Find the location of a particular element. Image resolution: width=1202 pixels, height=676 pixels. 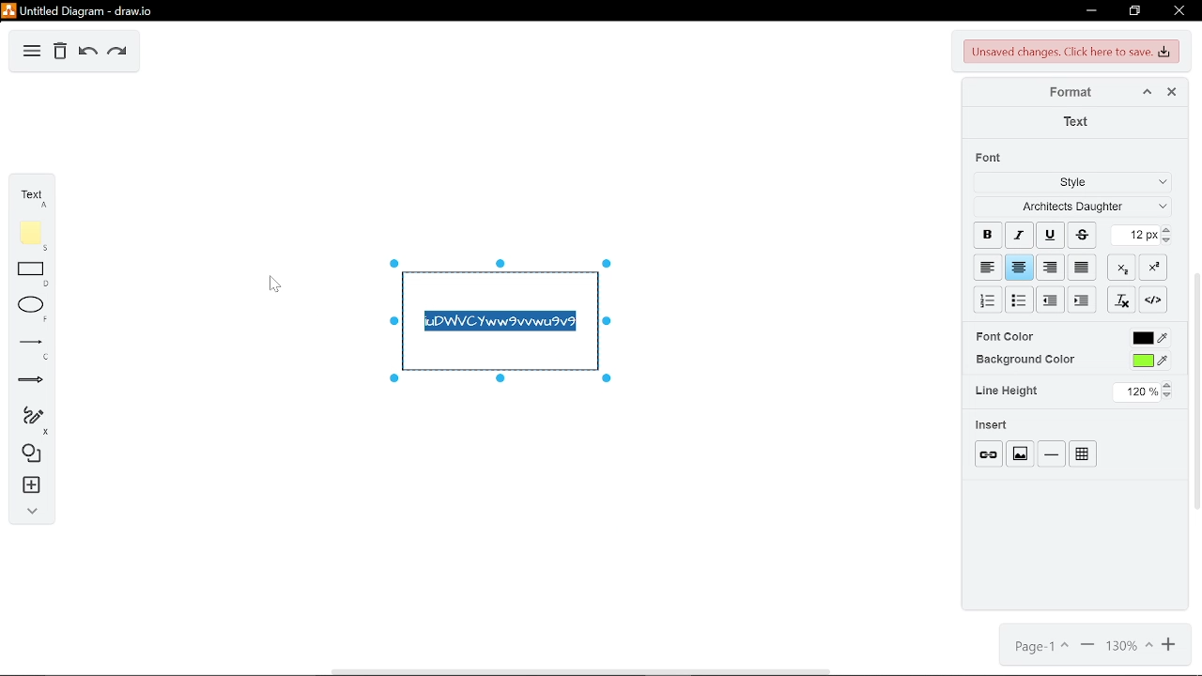

insert is located at coordinates (27, 488).